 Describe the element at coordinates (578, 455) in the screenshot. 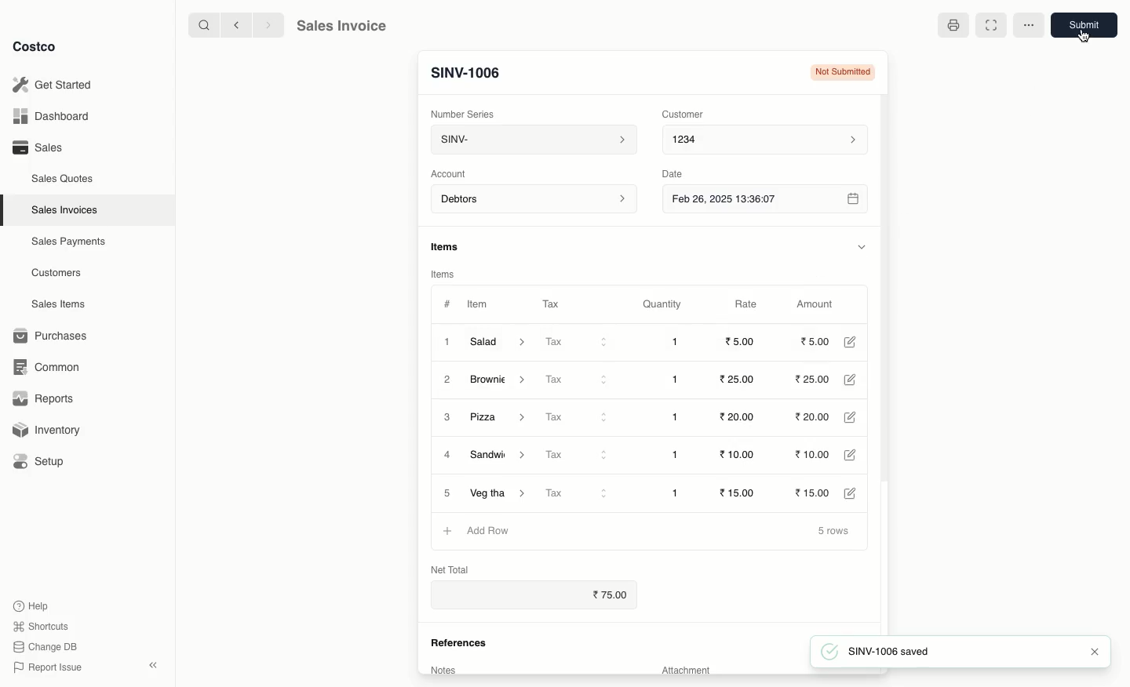

I see `Tax` at that location.